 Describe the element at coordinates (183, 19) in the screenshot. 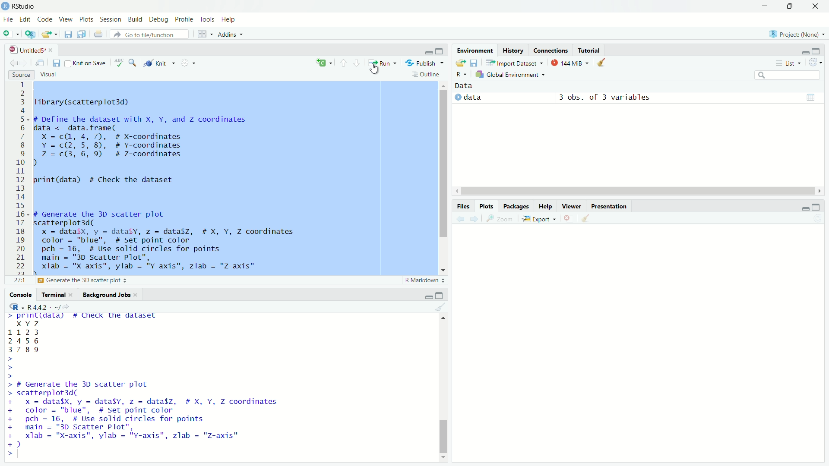

I see `profile` at that location.